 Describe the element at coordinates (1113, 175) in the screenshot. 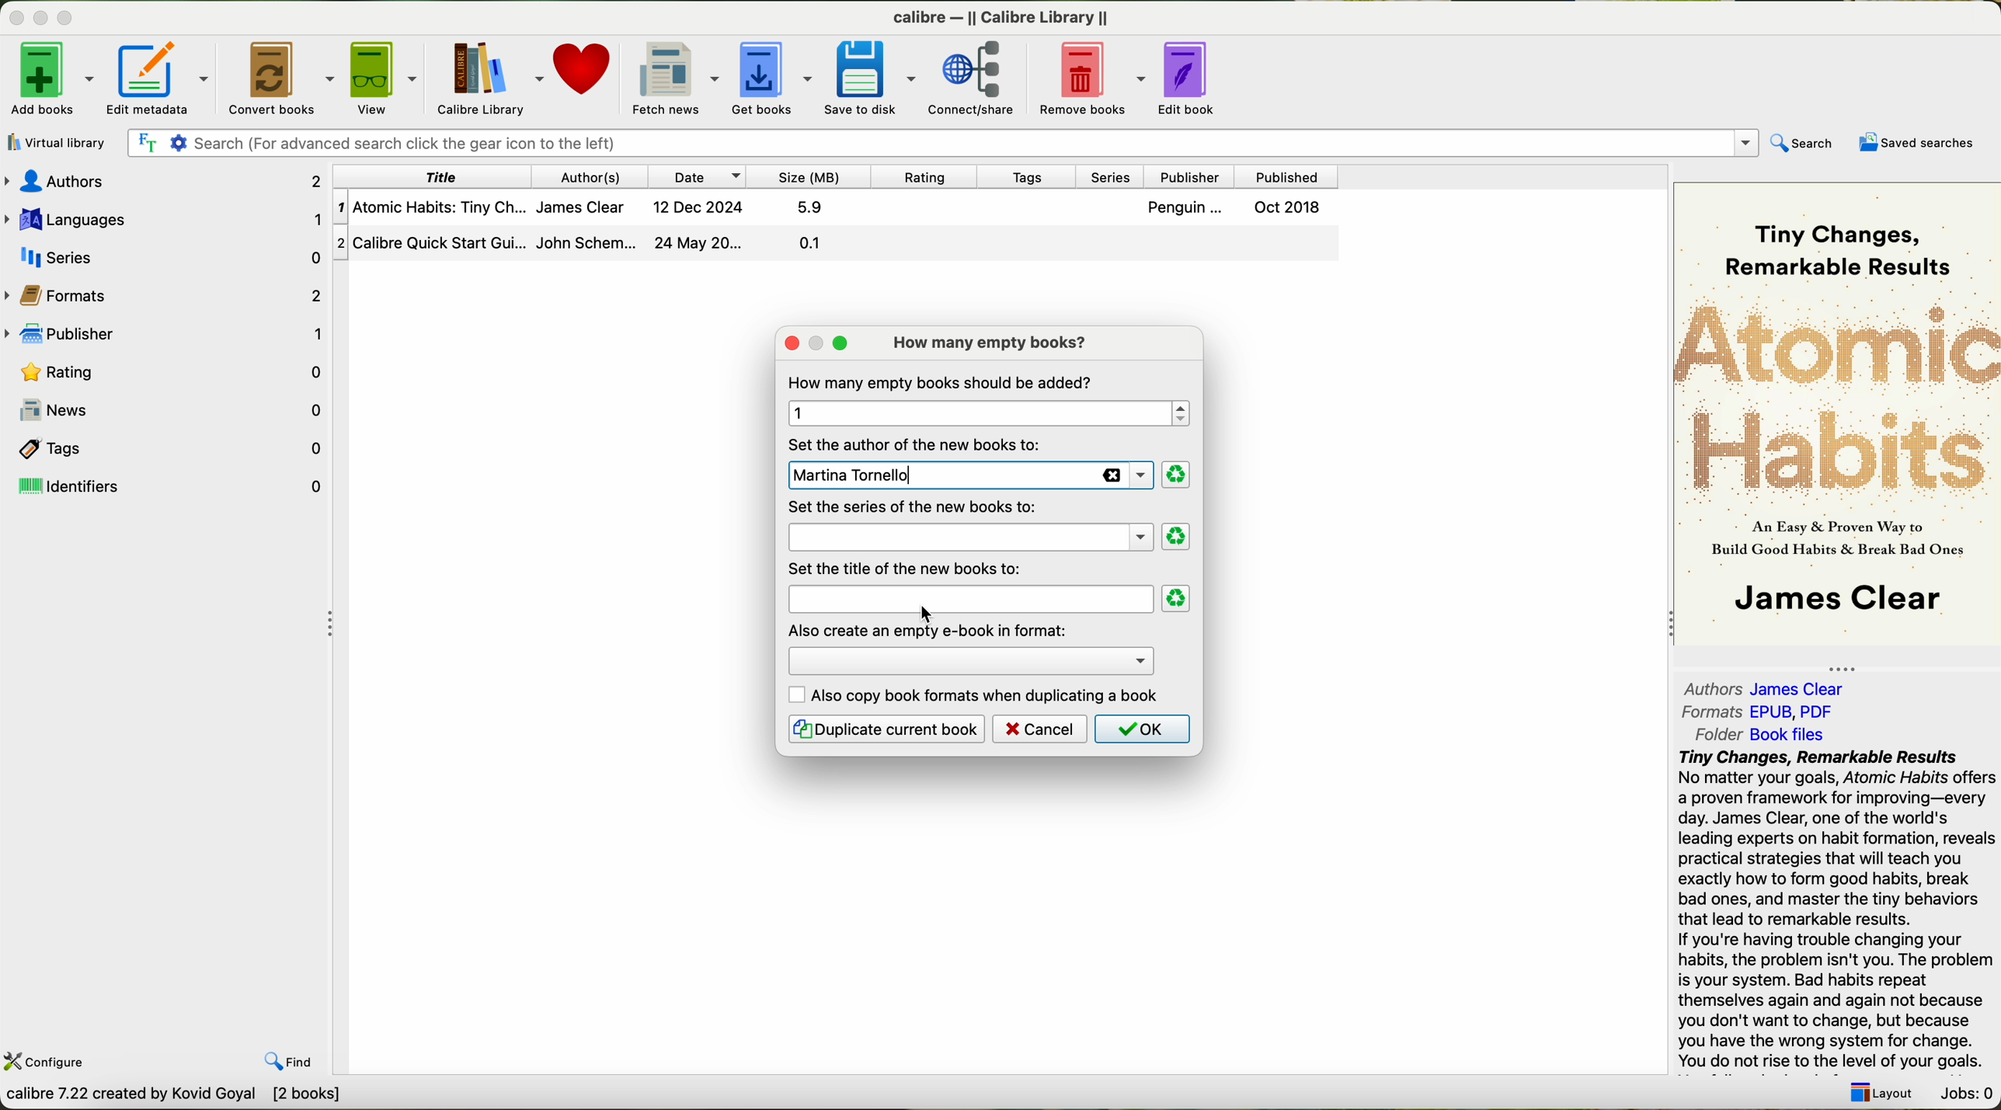

I see `series` at that location.